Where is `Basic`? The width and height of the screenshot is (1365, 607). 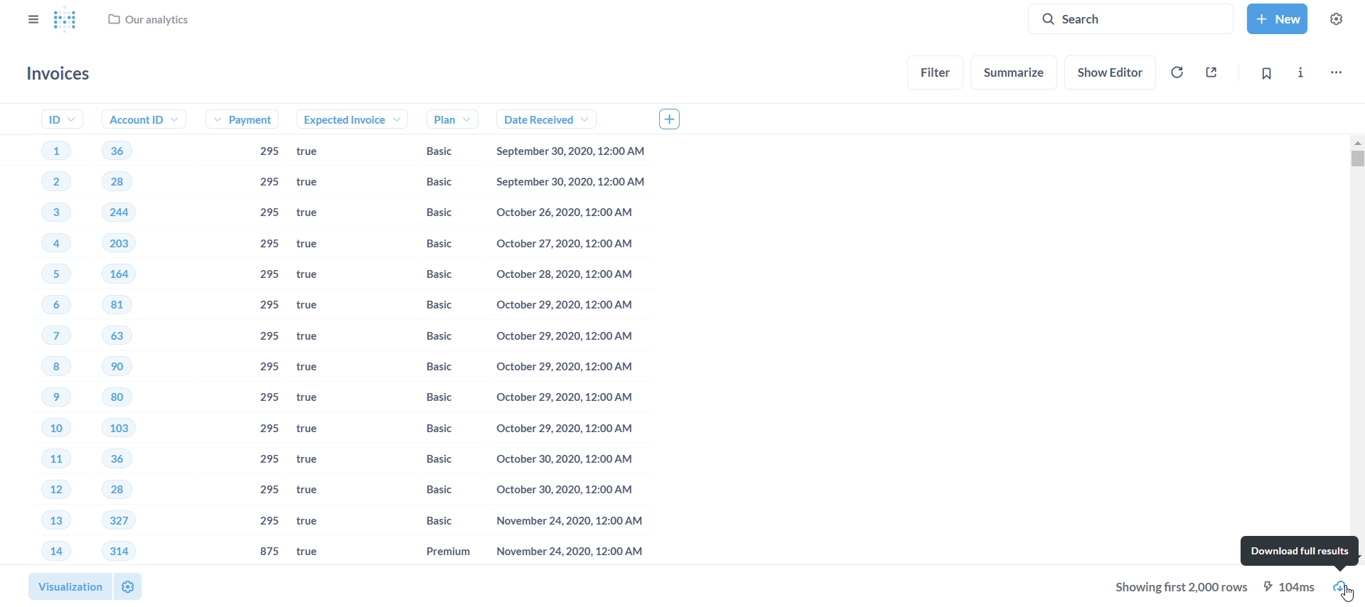
Basic is located at coordinates (427, 213).